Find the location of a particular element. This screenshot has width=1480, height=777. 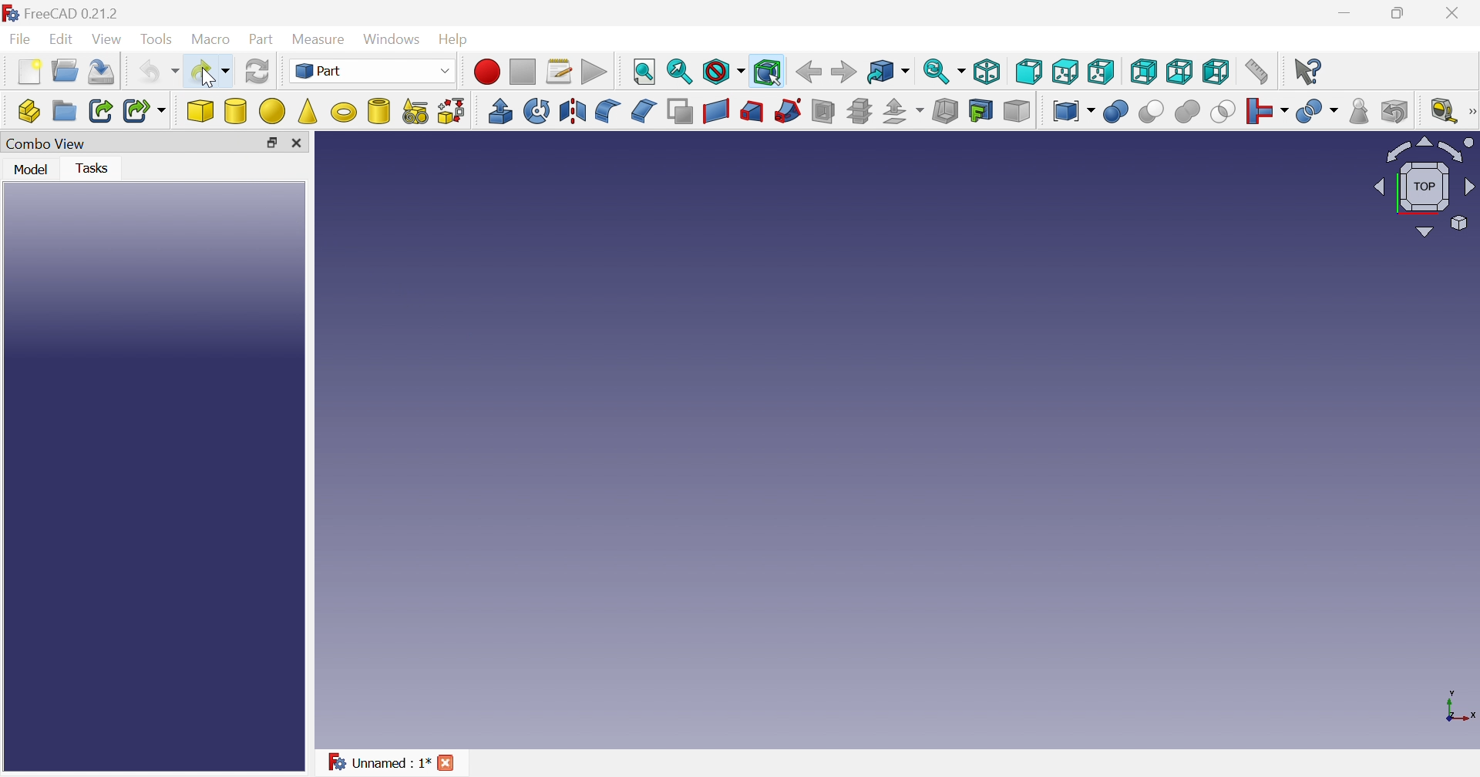

New is located at coordinates (30, 71).